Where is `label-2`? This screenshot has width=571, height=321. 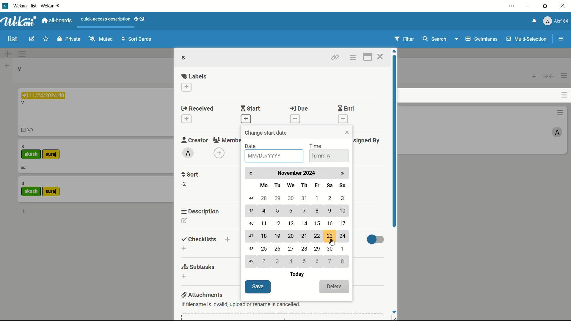
label-2 is located at coordinates (51, 155).